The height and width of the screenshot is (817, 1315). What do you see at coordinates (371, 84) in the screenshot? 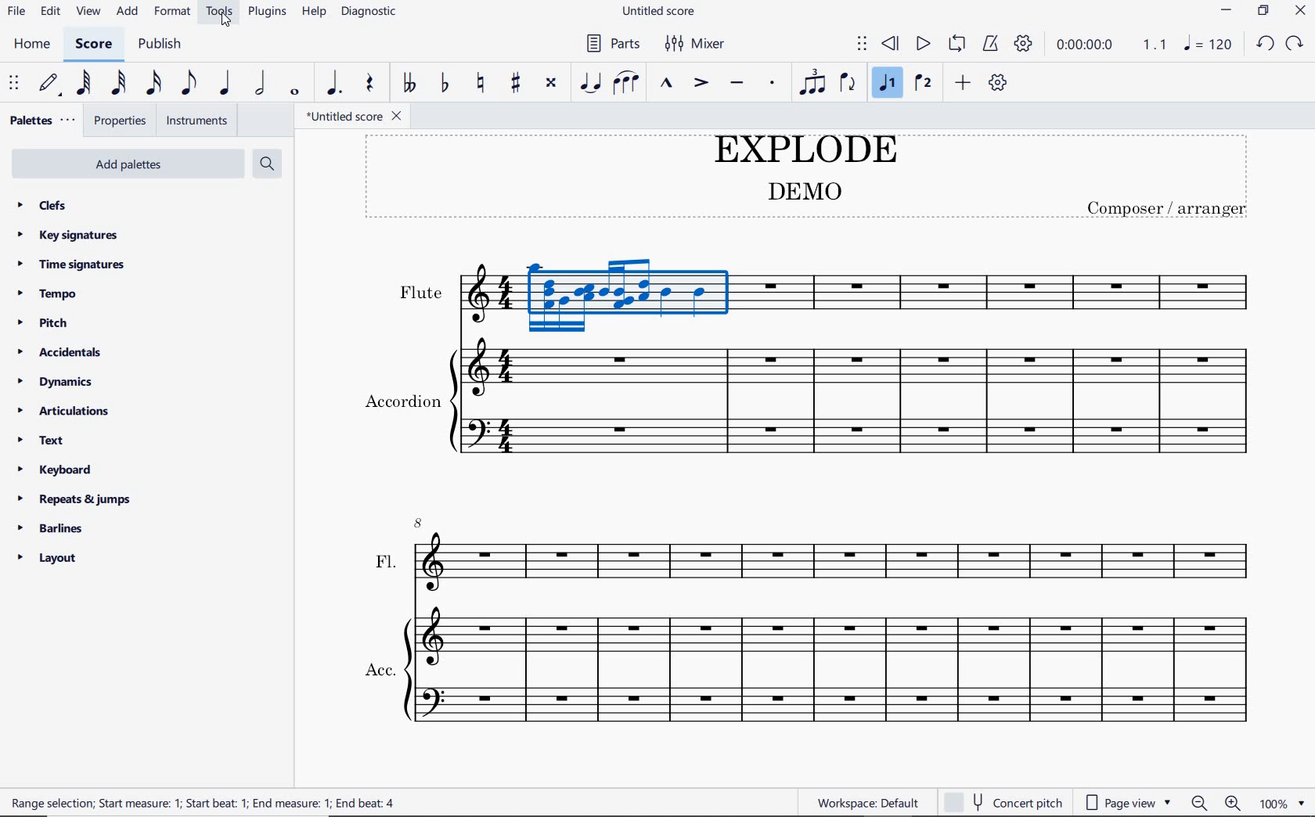
I see `rest` at bounding box center [371, 84].